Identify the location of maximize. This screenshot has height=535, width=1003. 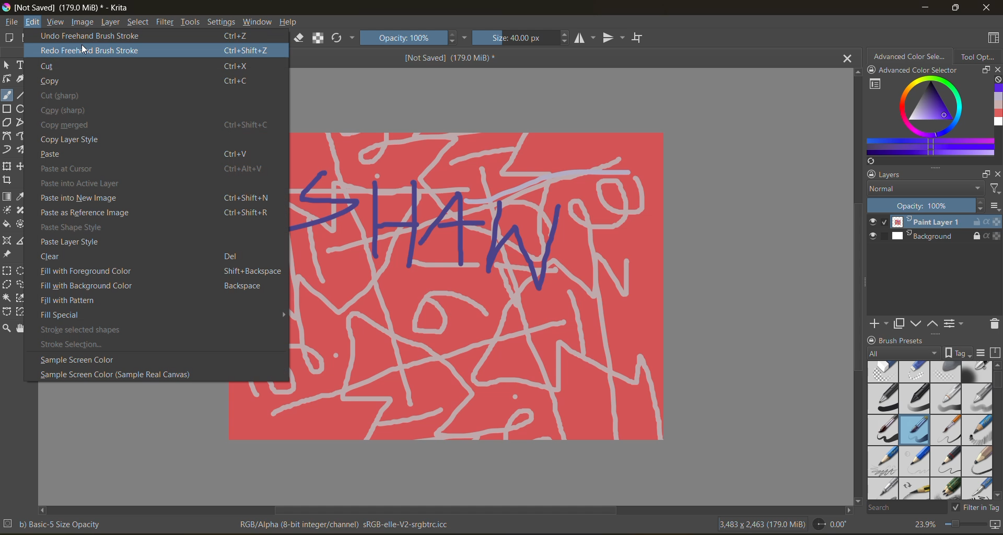
(957, 8).